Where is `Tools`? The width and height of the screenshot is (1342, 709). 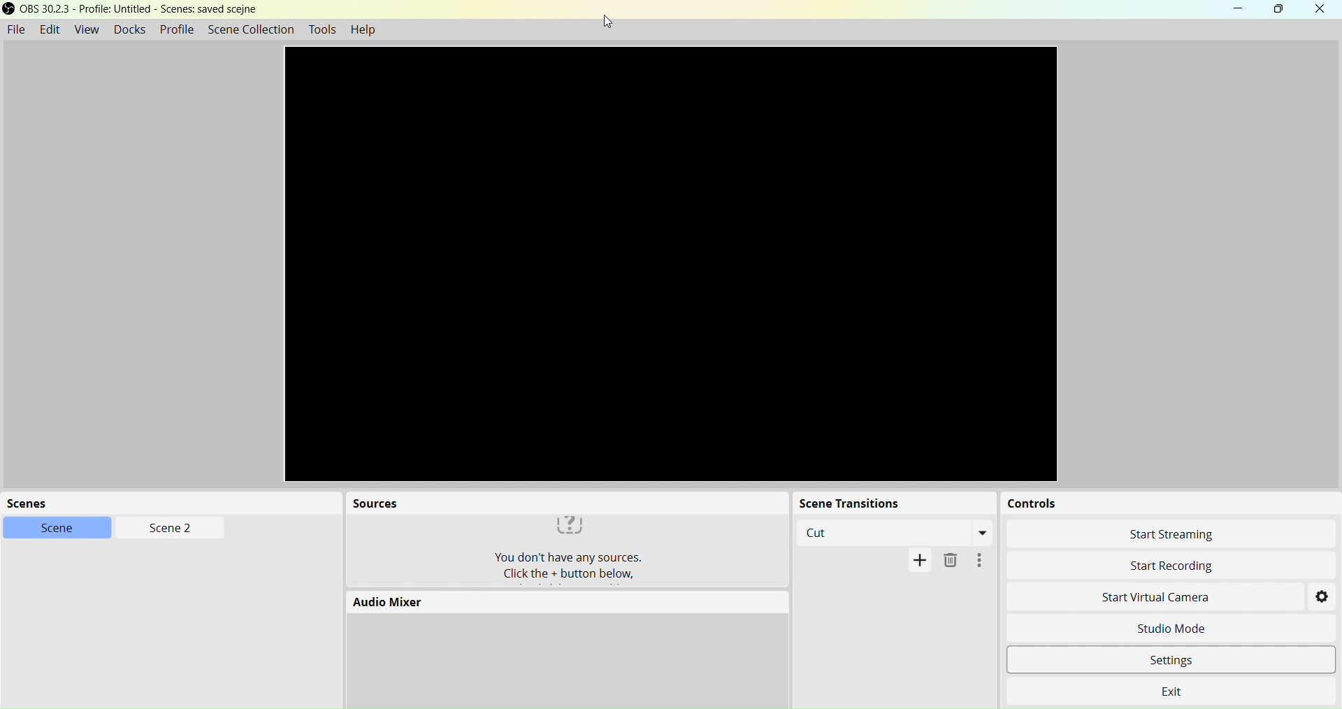
Tools is located at coordinates (321, 30).